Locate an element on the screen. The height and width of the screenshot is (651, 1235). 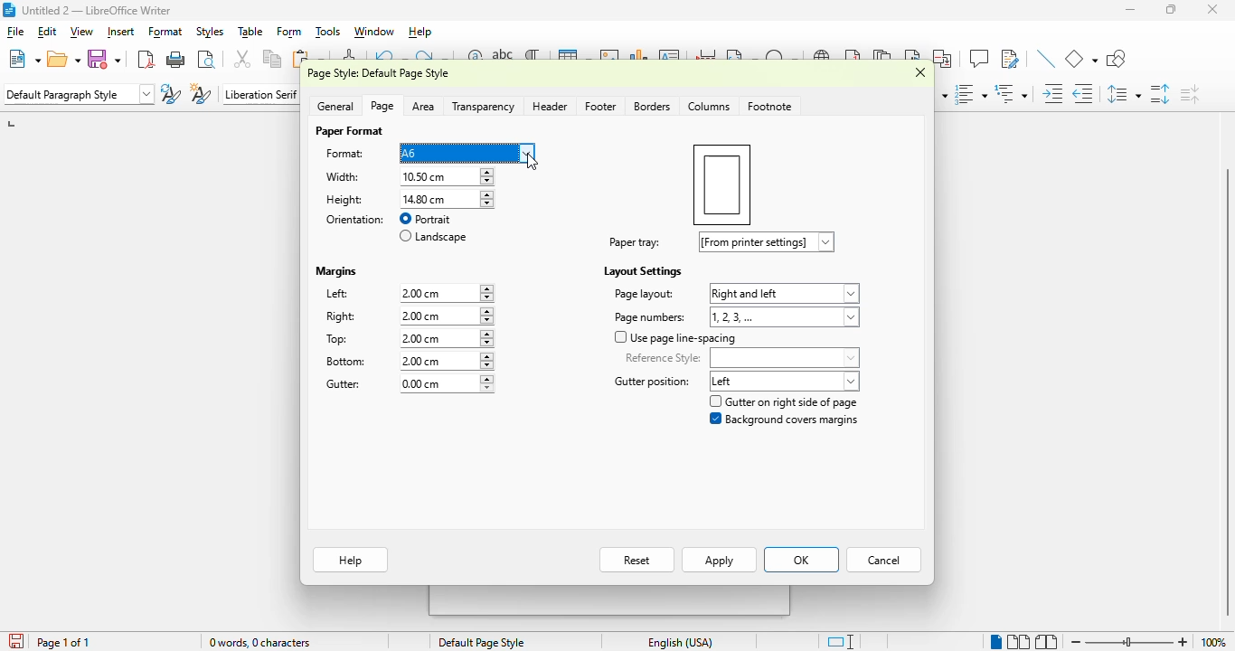
format: A6 is located at coordinates (427, 154).